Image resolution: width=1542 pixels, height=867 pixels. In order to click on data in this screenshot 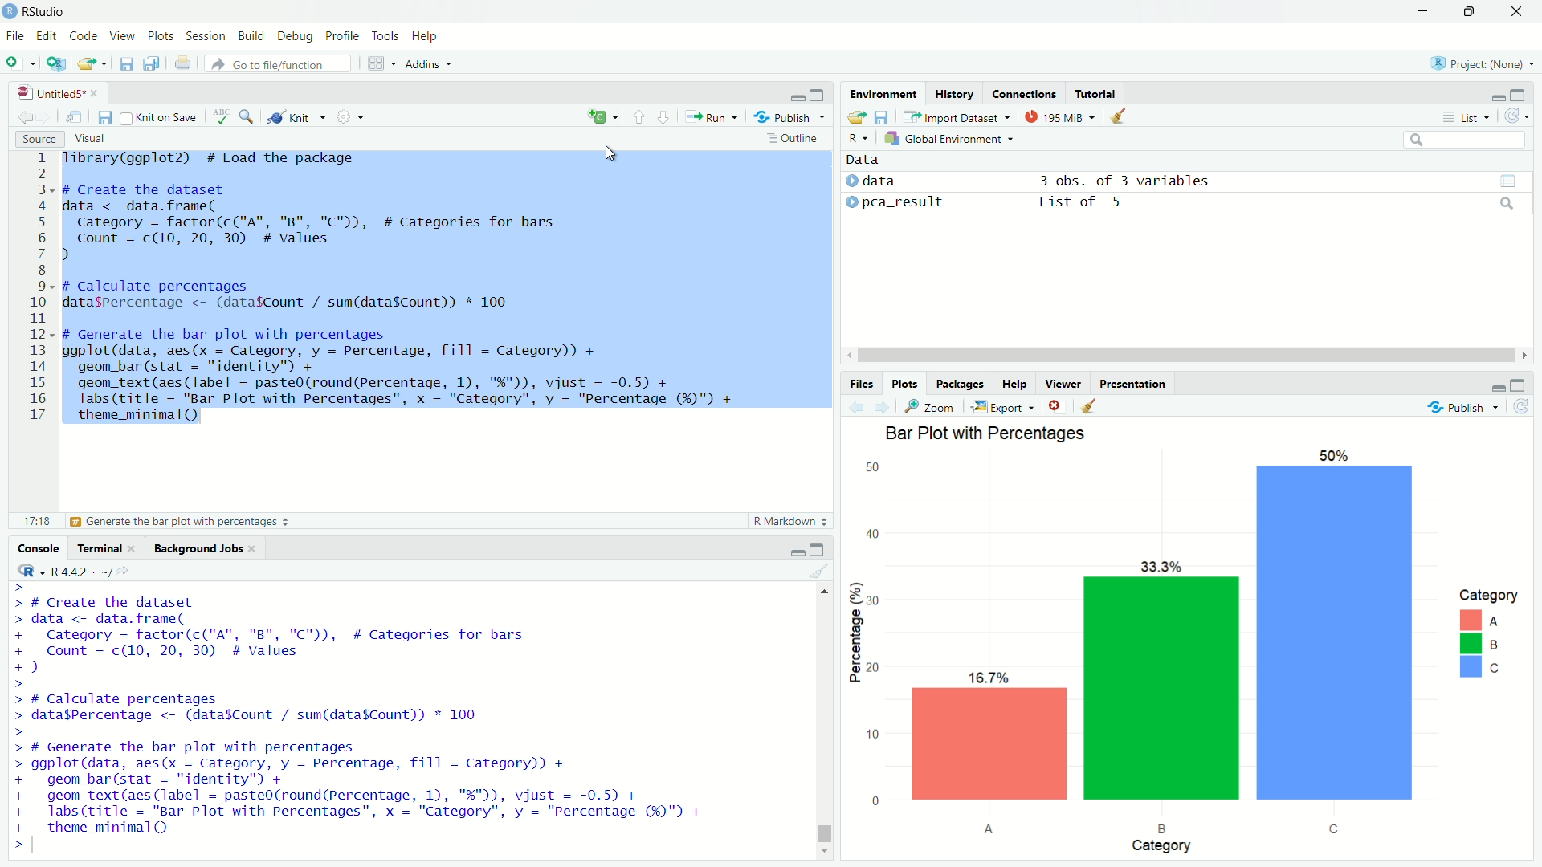, I will do `click(864, 159)`.